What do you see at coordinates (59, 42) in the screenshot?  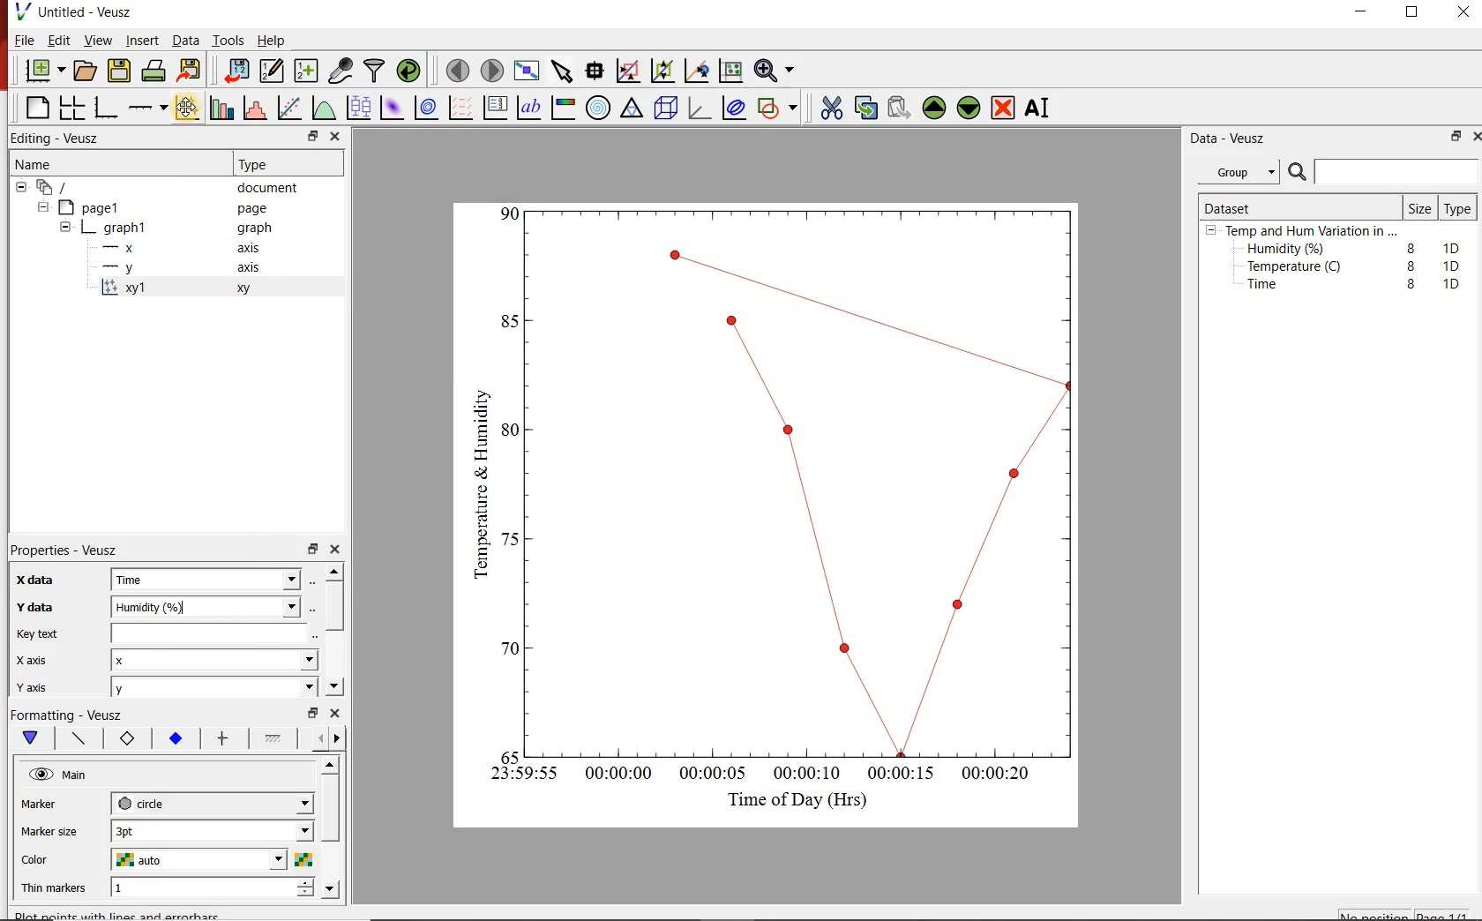 I see `Edit` at bounding box center [59, 42].